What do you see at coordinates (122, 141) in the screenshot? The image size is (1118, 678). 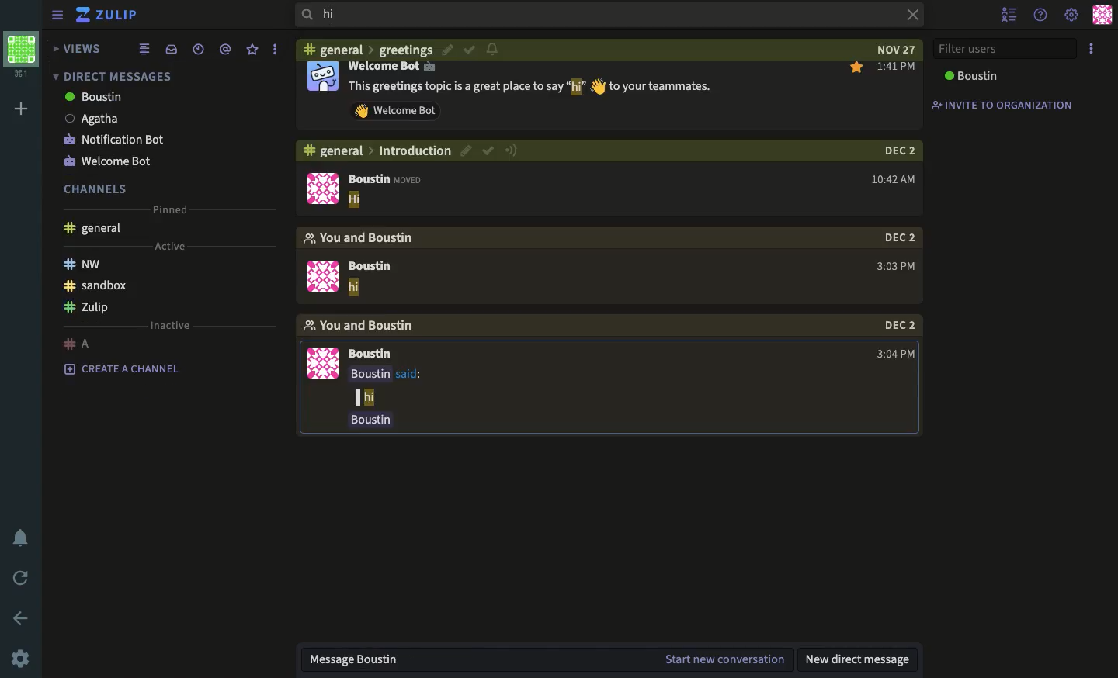 I see `notification bot` at bounding box center [122, 141].